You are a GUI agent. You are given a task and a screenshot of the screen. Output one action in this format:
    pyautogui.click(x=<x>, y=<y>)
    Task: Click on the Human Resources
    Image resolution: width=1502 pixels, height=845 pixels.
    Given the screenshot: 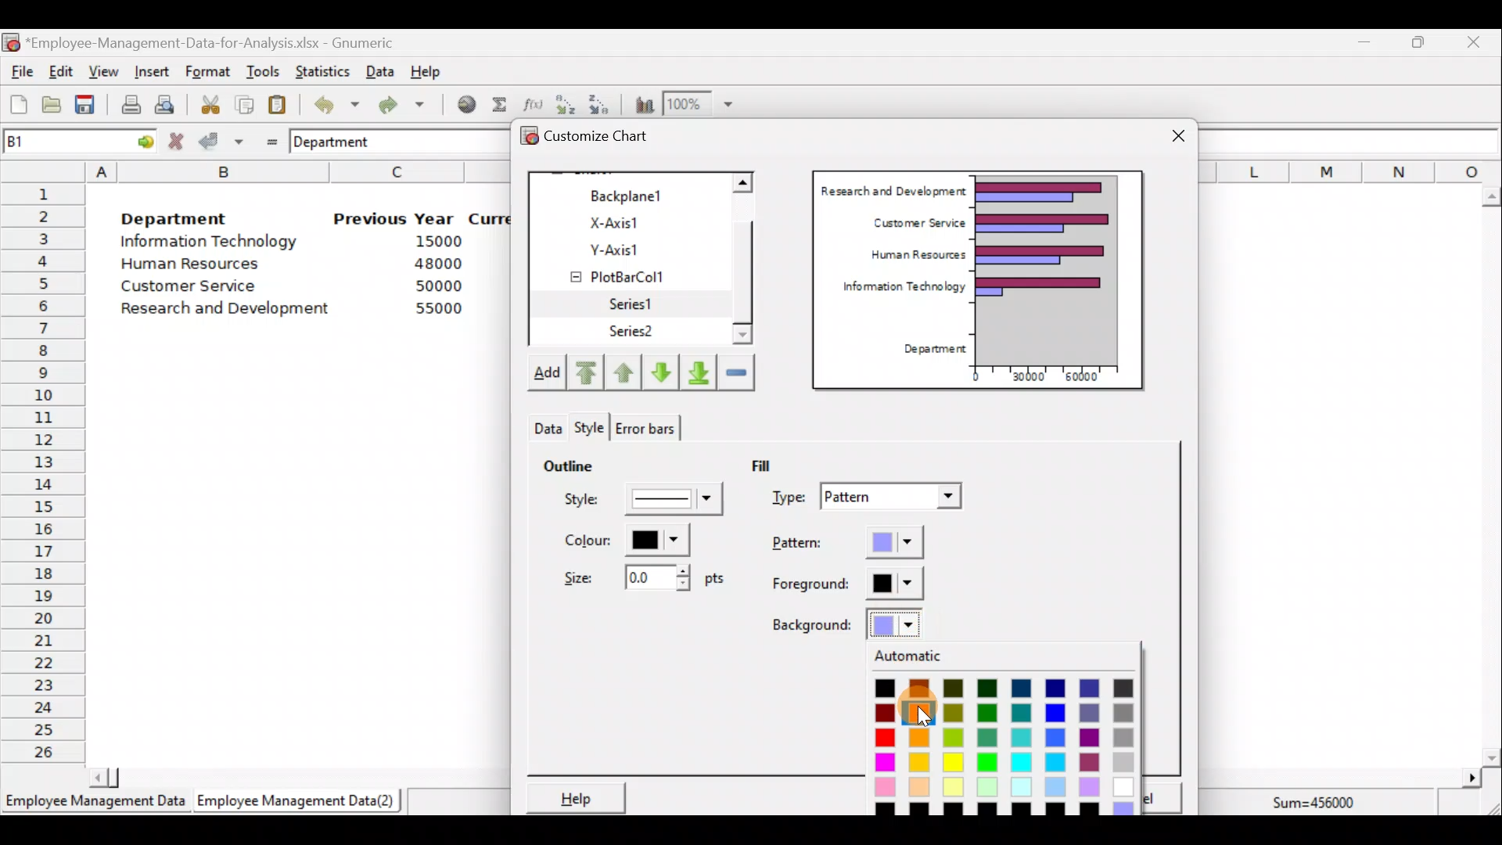 What is the action you would take?
    pyautogui.click(x=198, y=265)
    